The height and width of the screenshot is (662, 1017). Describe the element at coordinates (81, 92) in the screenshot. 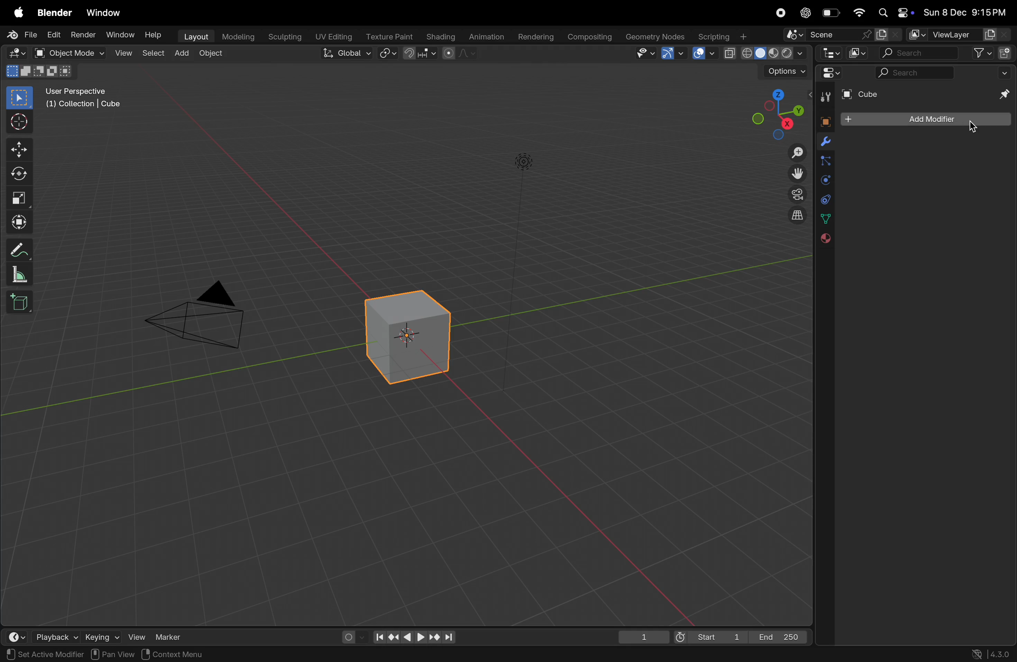

I see `use erception` at that location.